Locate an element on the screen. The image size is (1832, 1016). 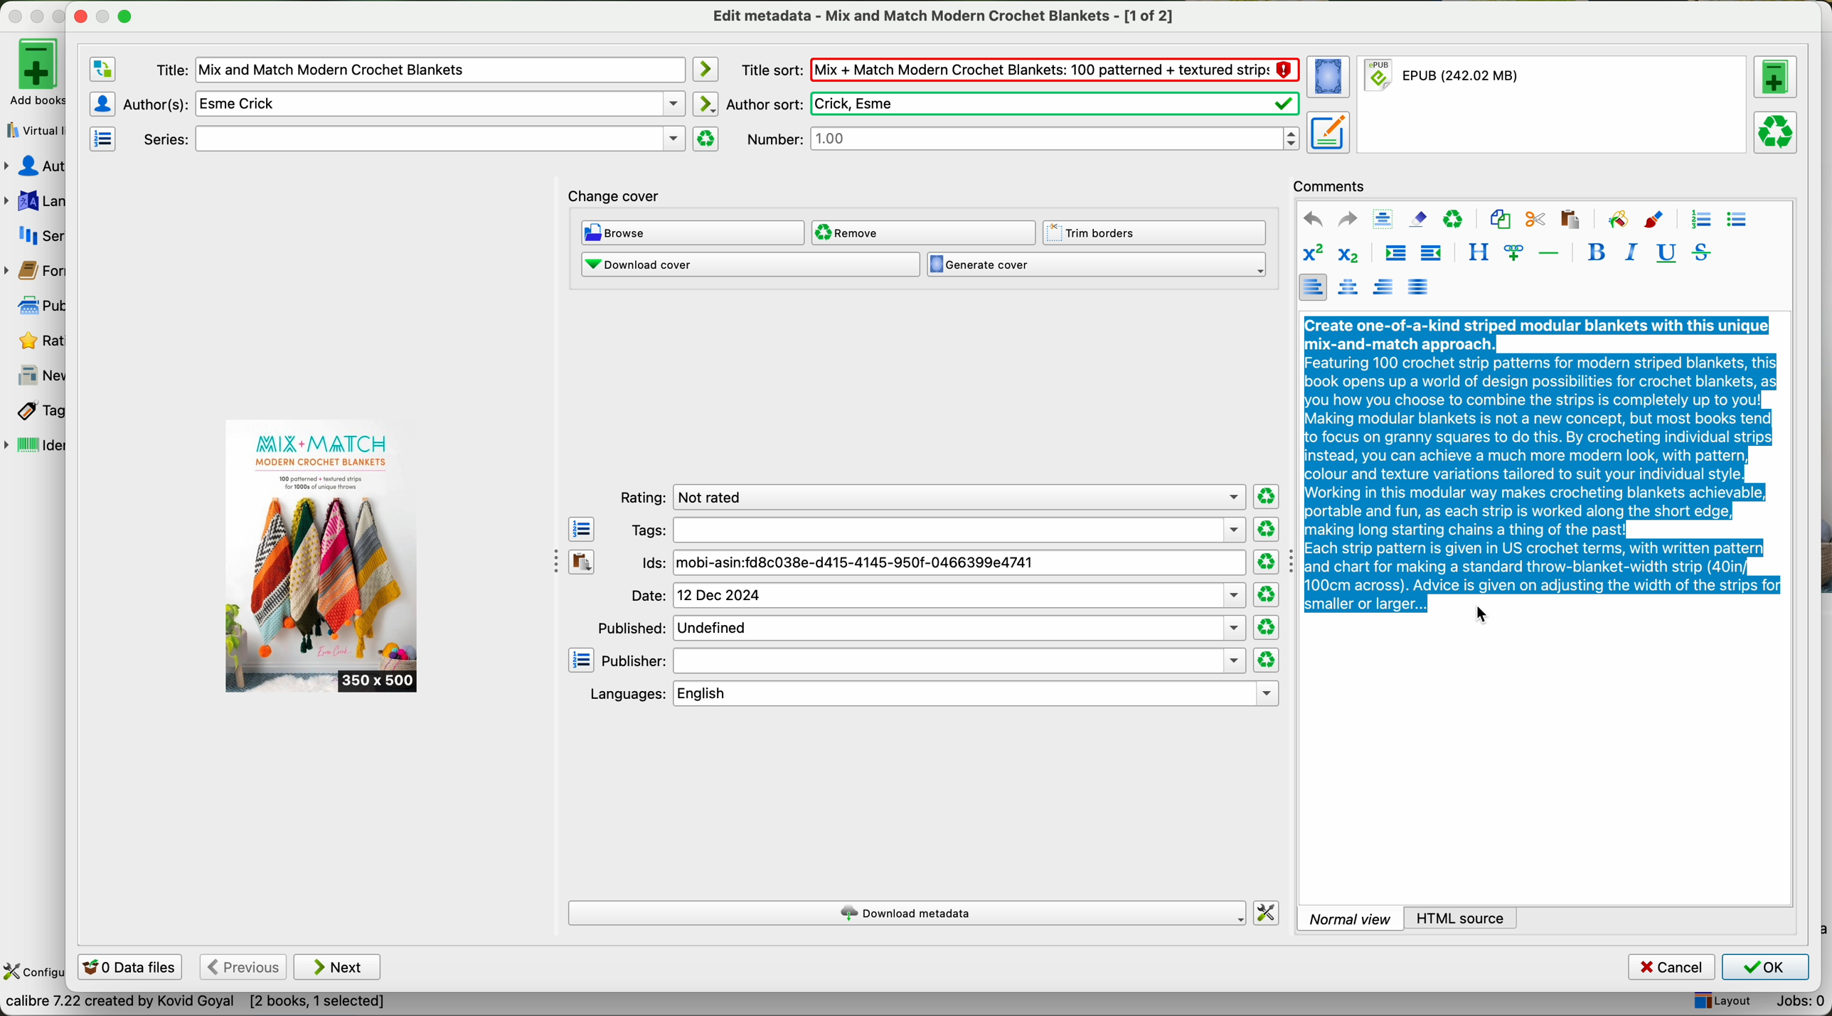
cancel is located at coordinates (1673, 968).